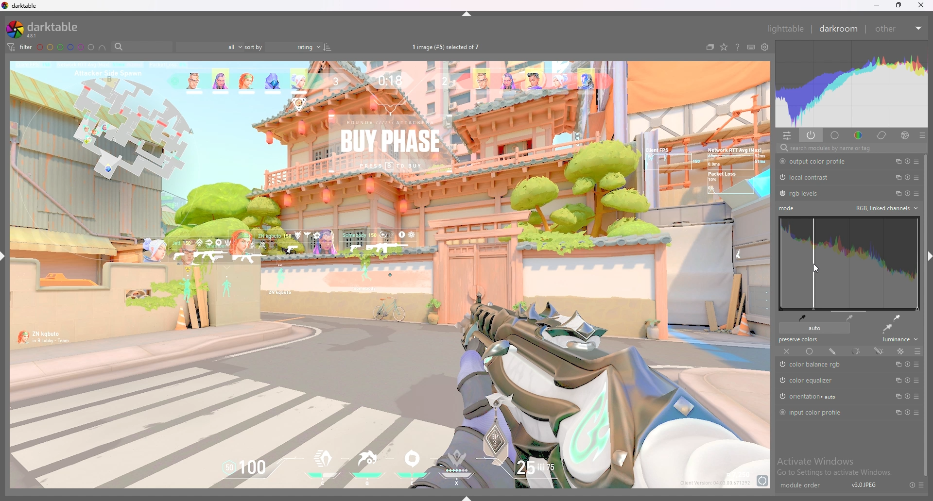 The image size is (933, 501). Describe the element at coordinates (839, 28) in the screenshot. I see `darkroom` at that location.